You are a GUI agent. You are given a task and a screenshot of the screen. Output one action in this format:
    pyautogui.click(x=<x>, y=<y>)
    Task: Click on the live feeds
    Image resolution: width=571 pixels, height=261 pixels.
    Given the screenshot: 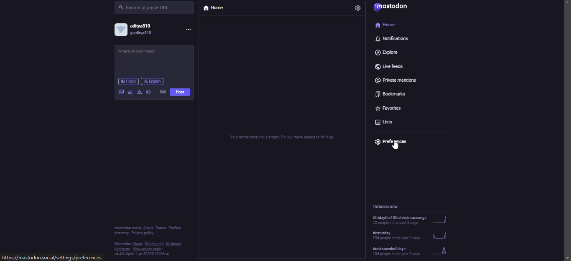 What is the action you would take?
    pyautogui.click(x=388, y=65)
    